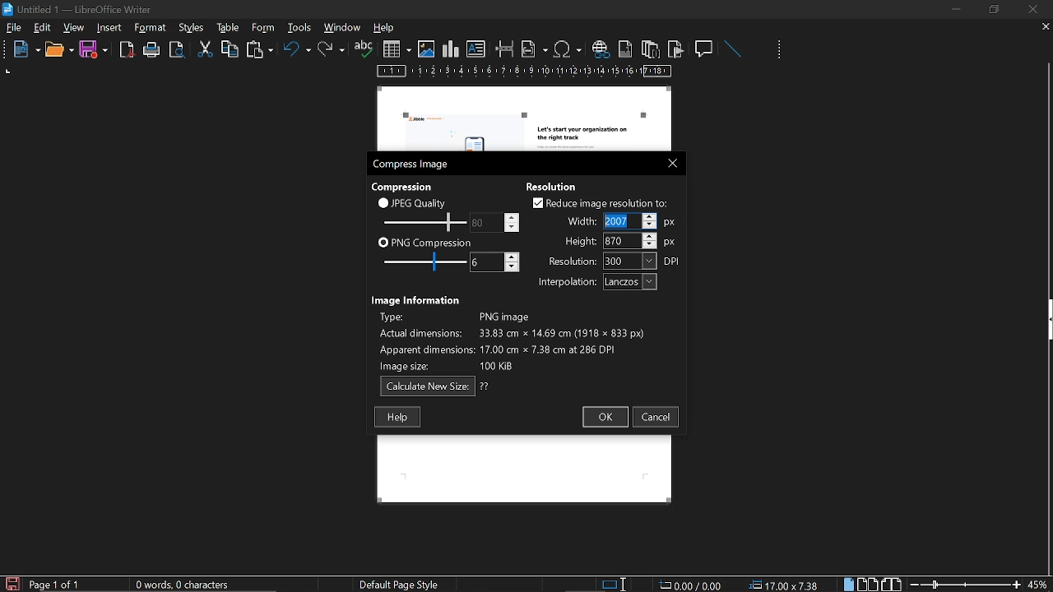  I want to click on position, so click(786, 585).